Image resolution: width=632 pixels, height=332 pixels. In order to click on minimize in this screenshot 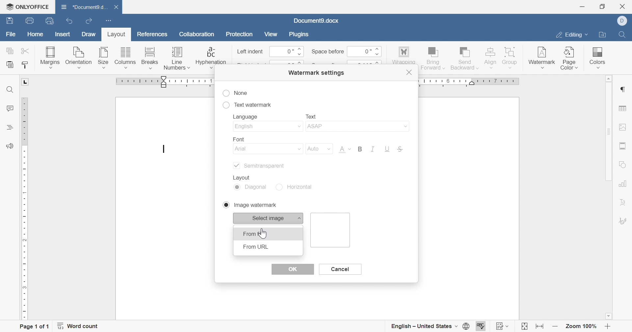, I will do `click(582, 7)`.